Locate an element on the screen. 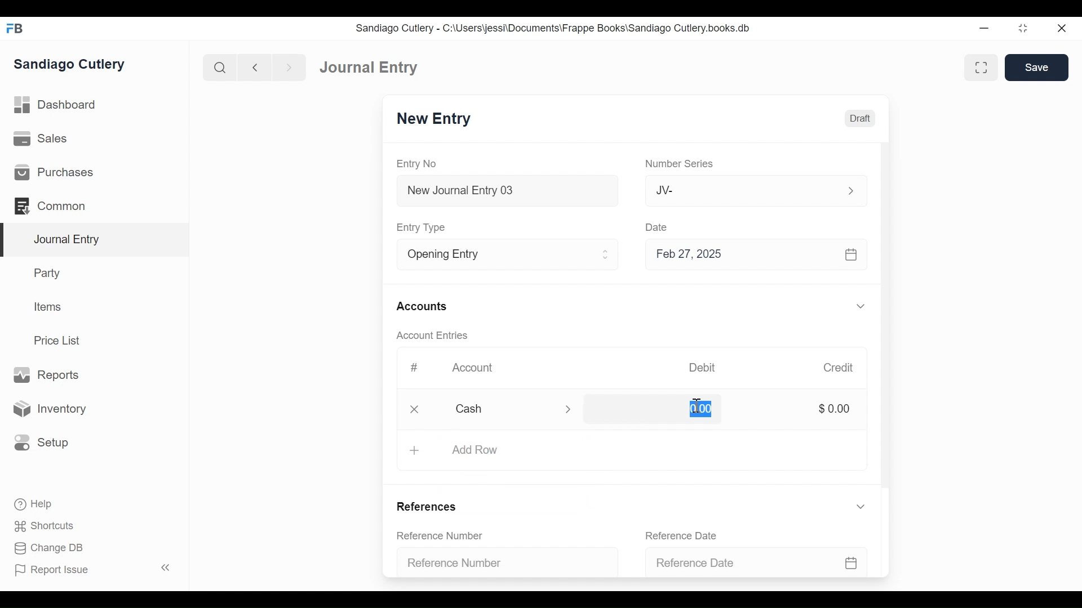 This screenshot has width=1082, height=608. + Add Row is located at coordinates (457, 451).